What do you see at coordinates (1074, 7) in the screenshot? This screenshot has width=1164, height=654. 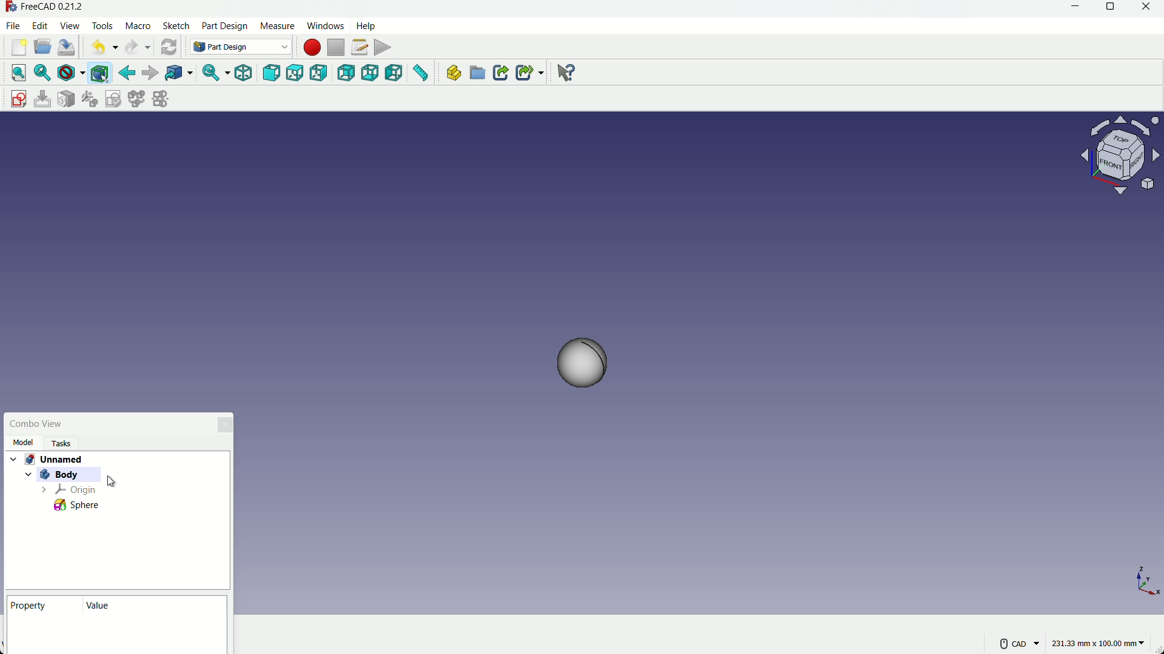 I see `minimize` at bounding box center [1074, 7].